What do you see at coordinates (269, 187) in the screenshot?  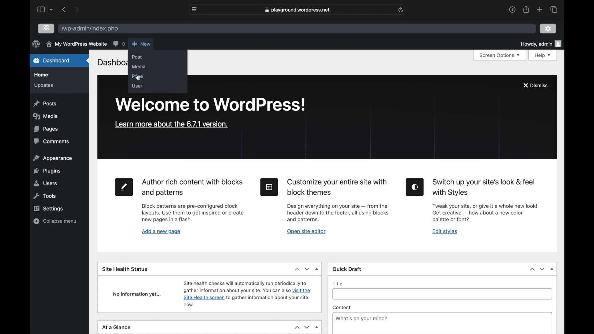 I see `icon` at bounding box center [269, 187].